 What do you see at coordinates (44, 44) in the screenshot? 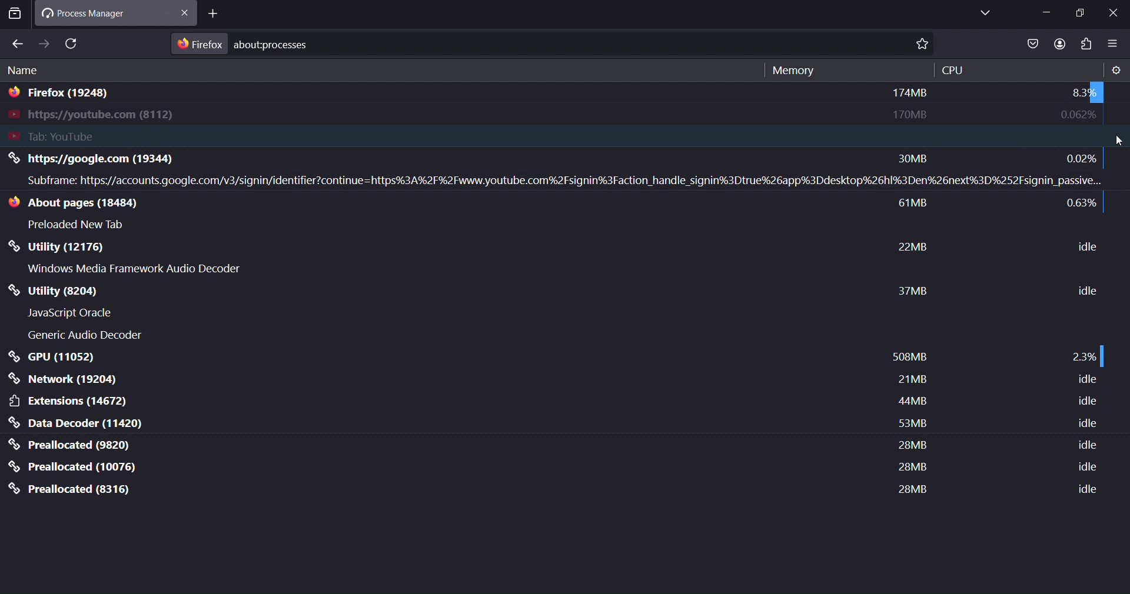
I see `go forward one page` at bounding box center [44, 44].